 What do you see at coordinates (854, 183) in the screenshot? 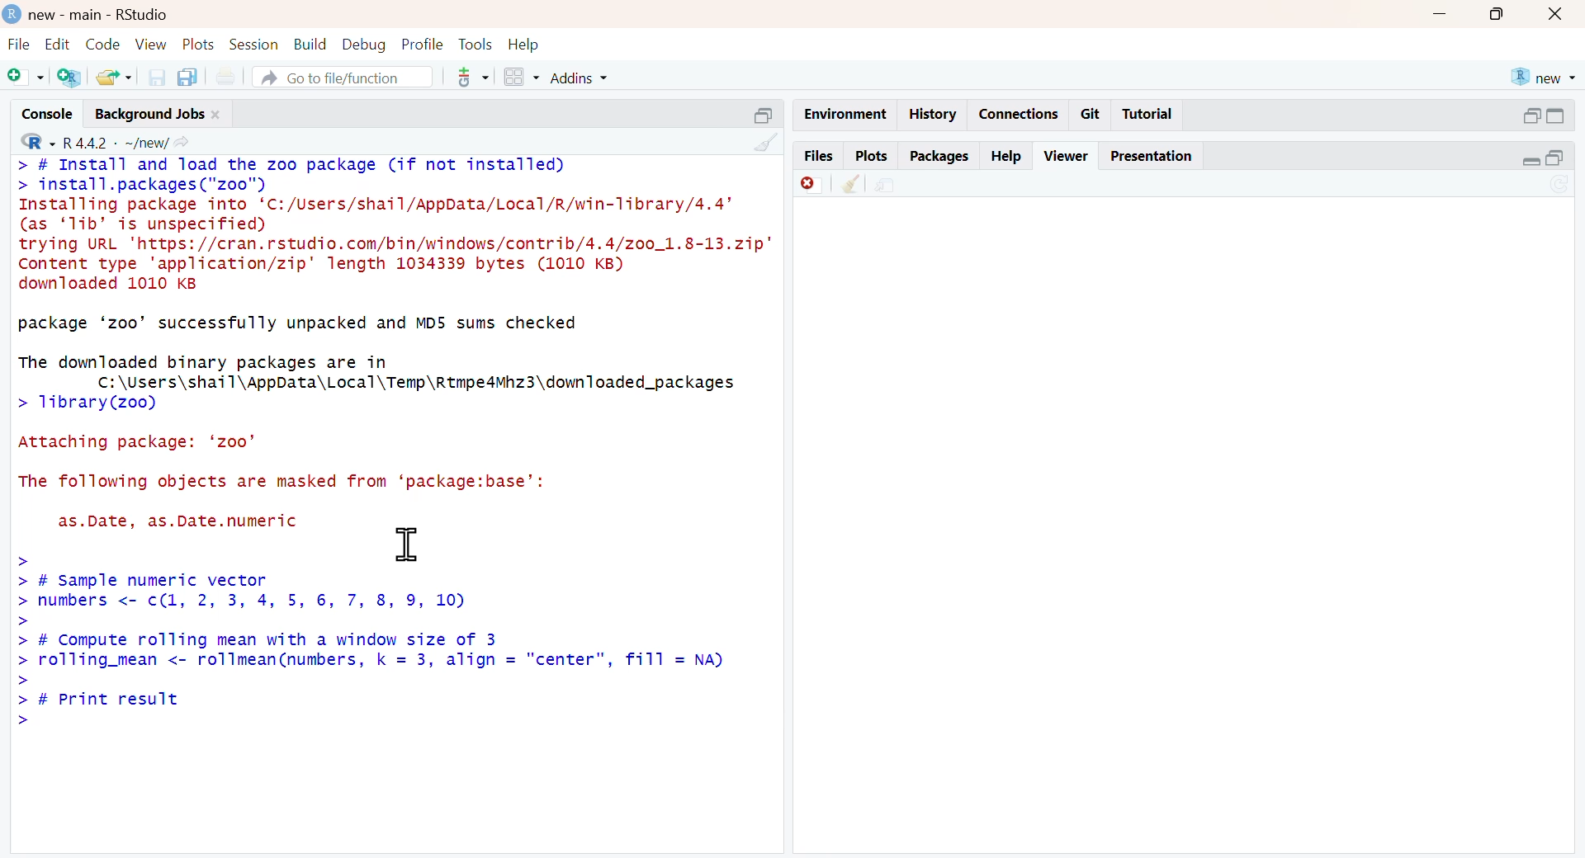
I see `clear` at bounding box center [854, 183].